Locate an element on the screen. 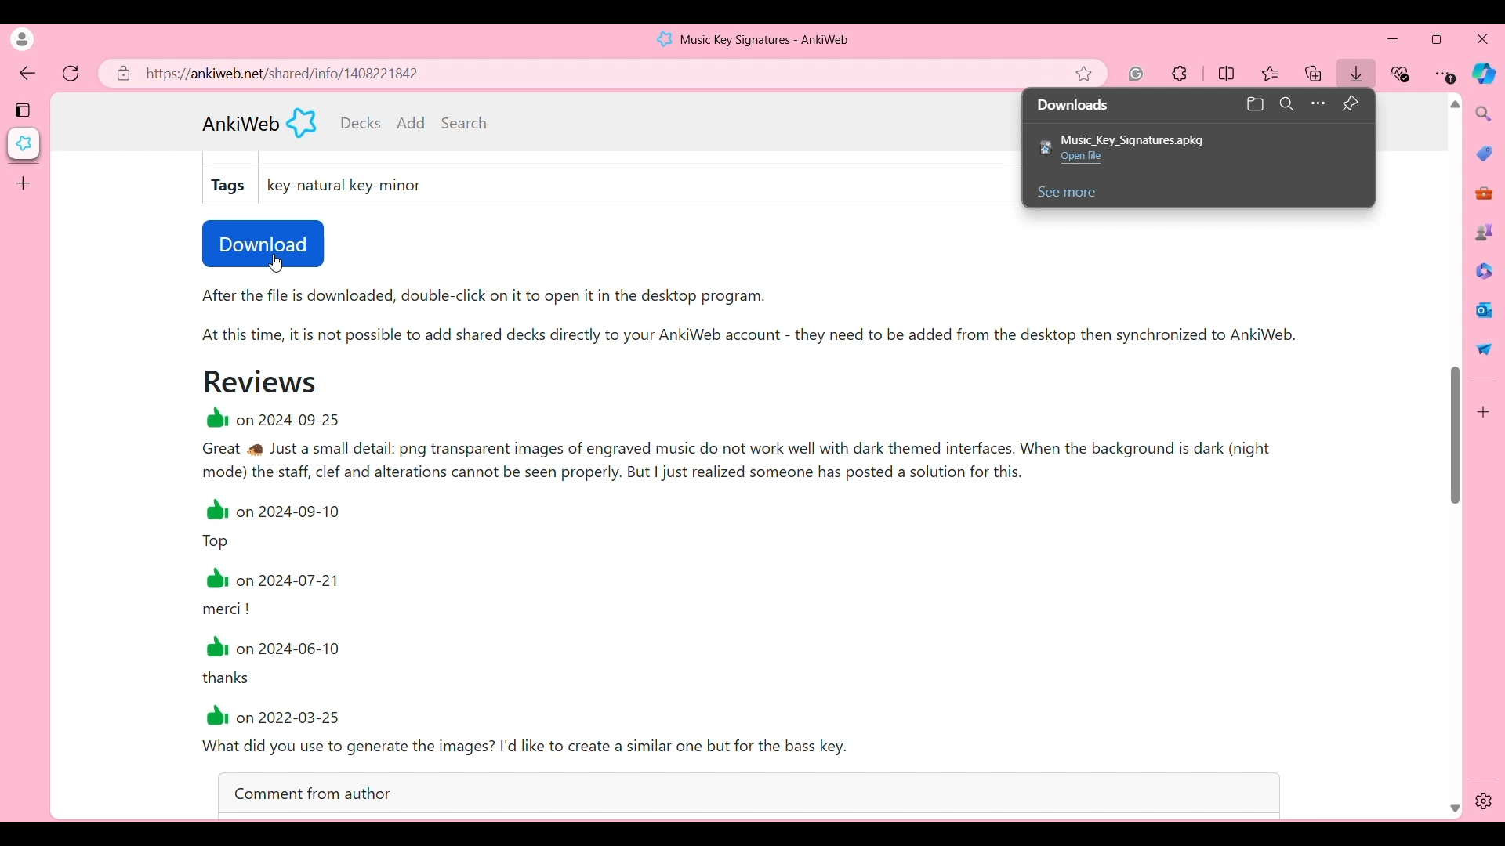 Image resolution: width=1505 pixels, height=846 pixels. Show browser in a smaller tab is located at coordinates (1438, 38).